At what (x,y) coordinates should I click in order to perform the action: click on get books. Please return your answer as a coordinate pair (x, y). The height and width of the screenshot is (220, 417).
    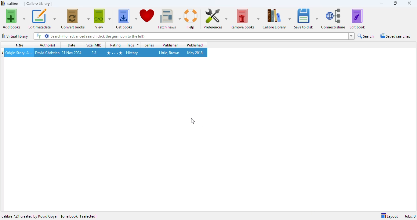
    Looking at the image, I should click on (126, 18).